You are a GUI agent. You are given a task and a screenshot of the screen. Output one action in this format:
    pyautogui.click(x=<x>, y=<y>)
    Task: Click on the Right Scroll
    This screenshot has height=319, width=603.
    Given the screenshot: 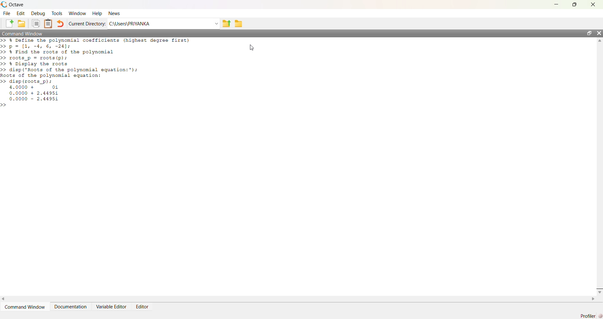 What is the action you would take?
    pyautogui.click(x=592, y=299)
    